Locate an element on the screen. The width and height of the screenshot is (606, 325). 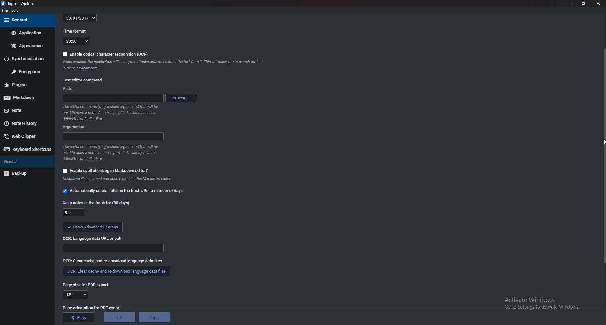
path is located at coordinates (71, 88).